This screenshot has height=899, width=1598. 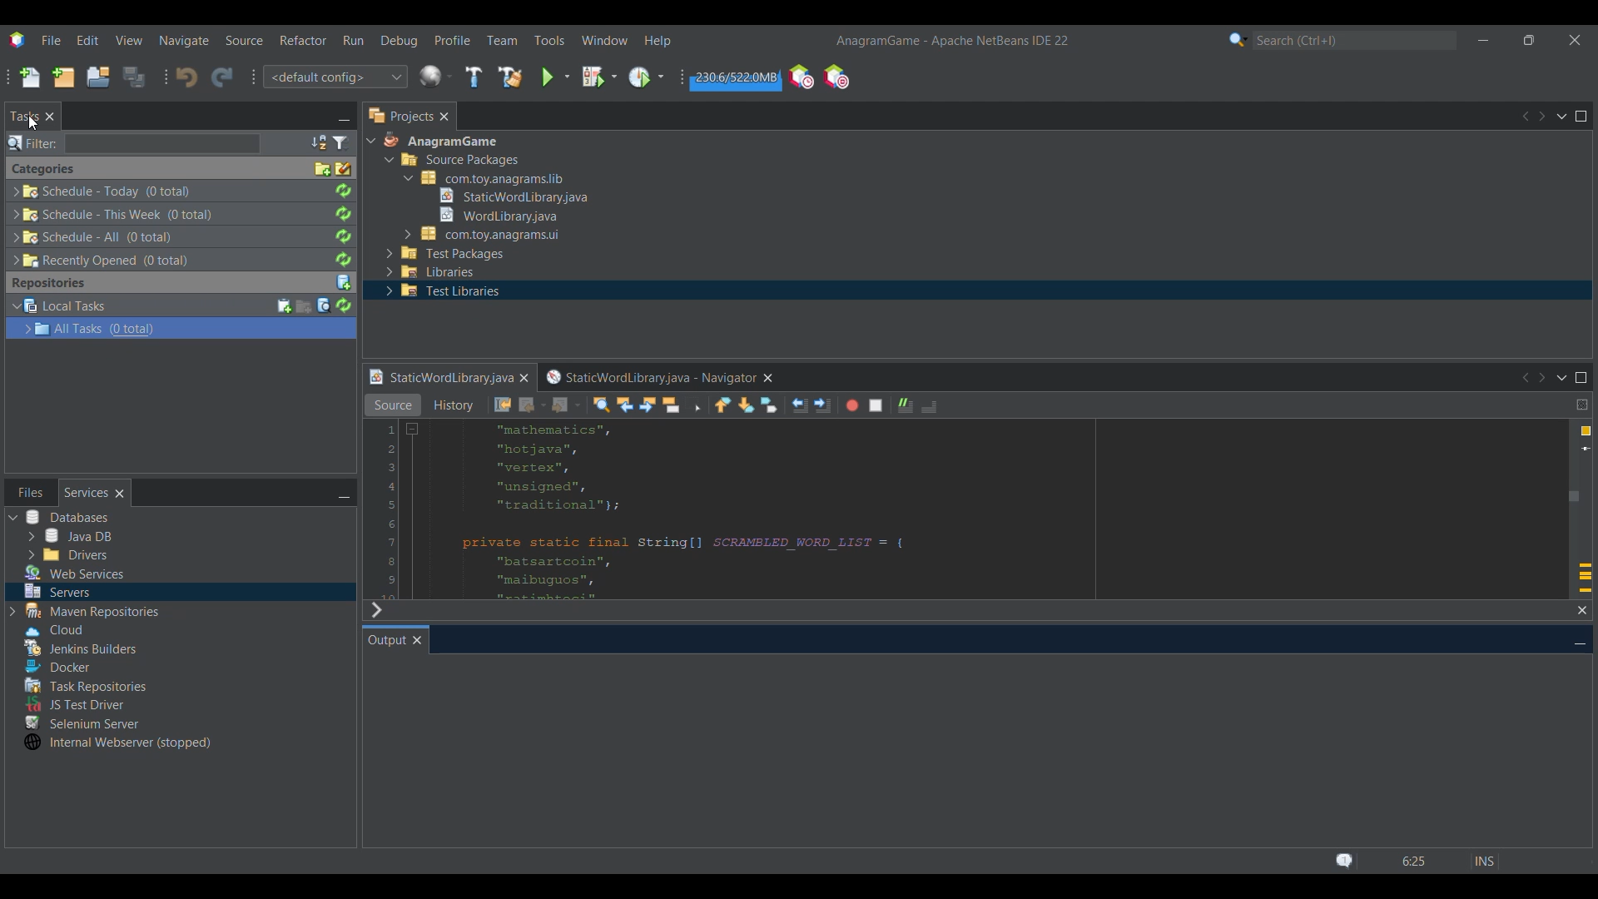 I want to click on Other tab, so click(x=31, y=492).